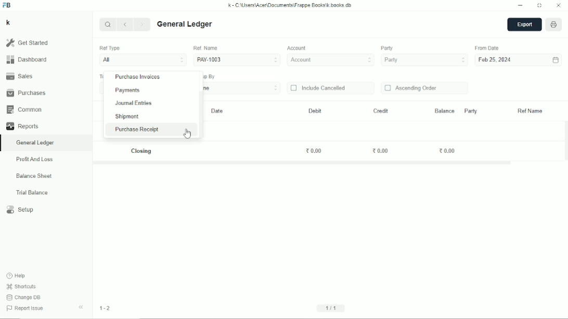 The height and width of the screenshot is (319, 568). I want to click on Minimize, so click(521, 6).